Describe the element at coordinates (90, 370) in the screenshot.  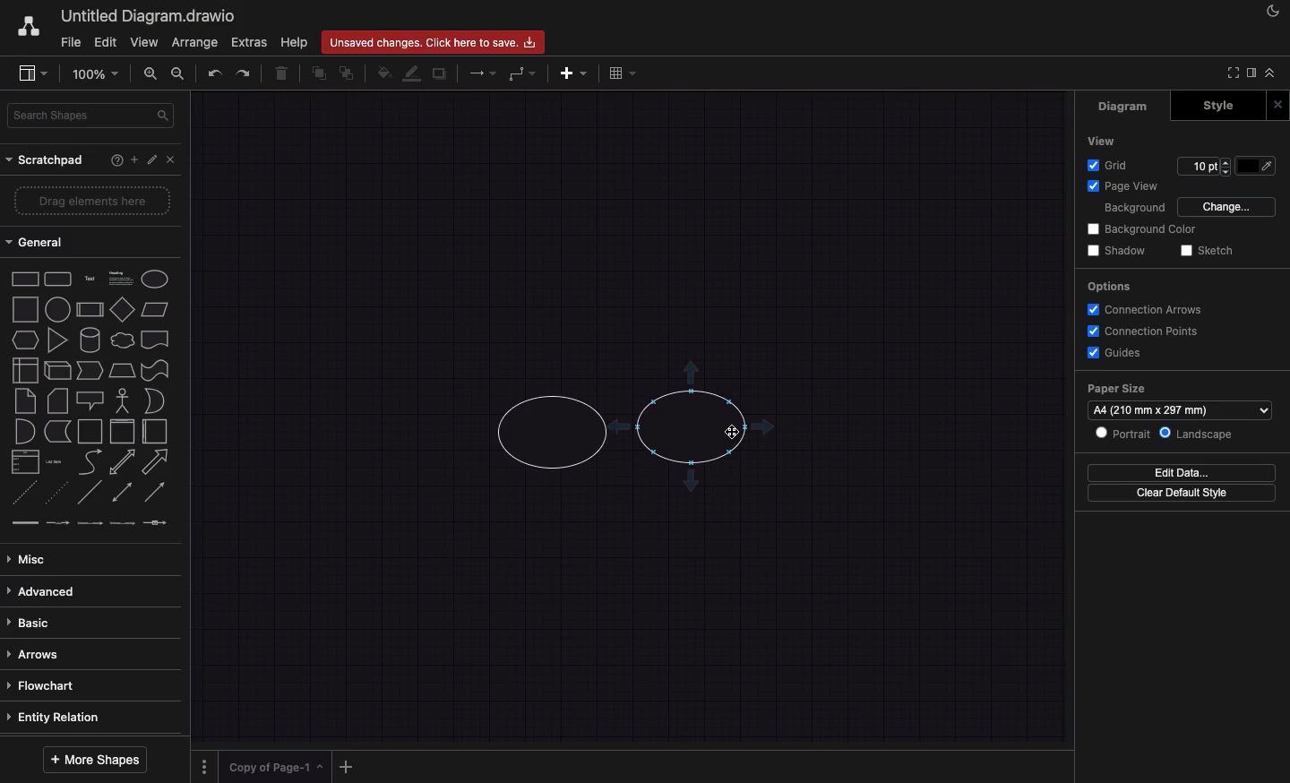
I see `step` at that location.